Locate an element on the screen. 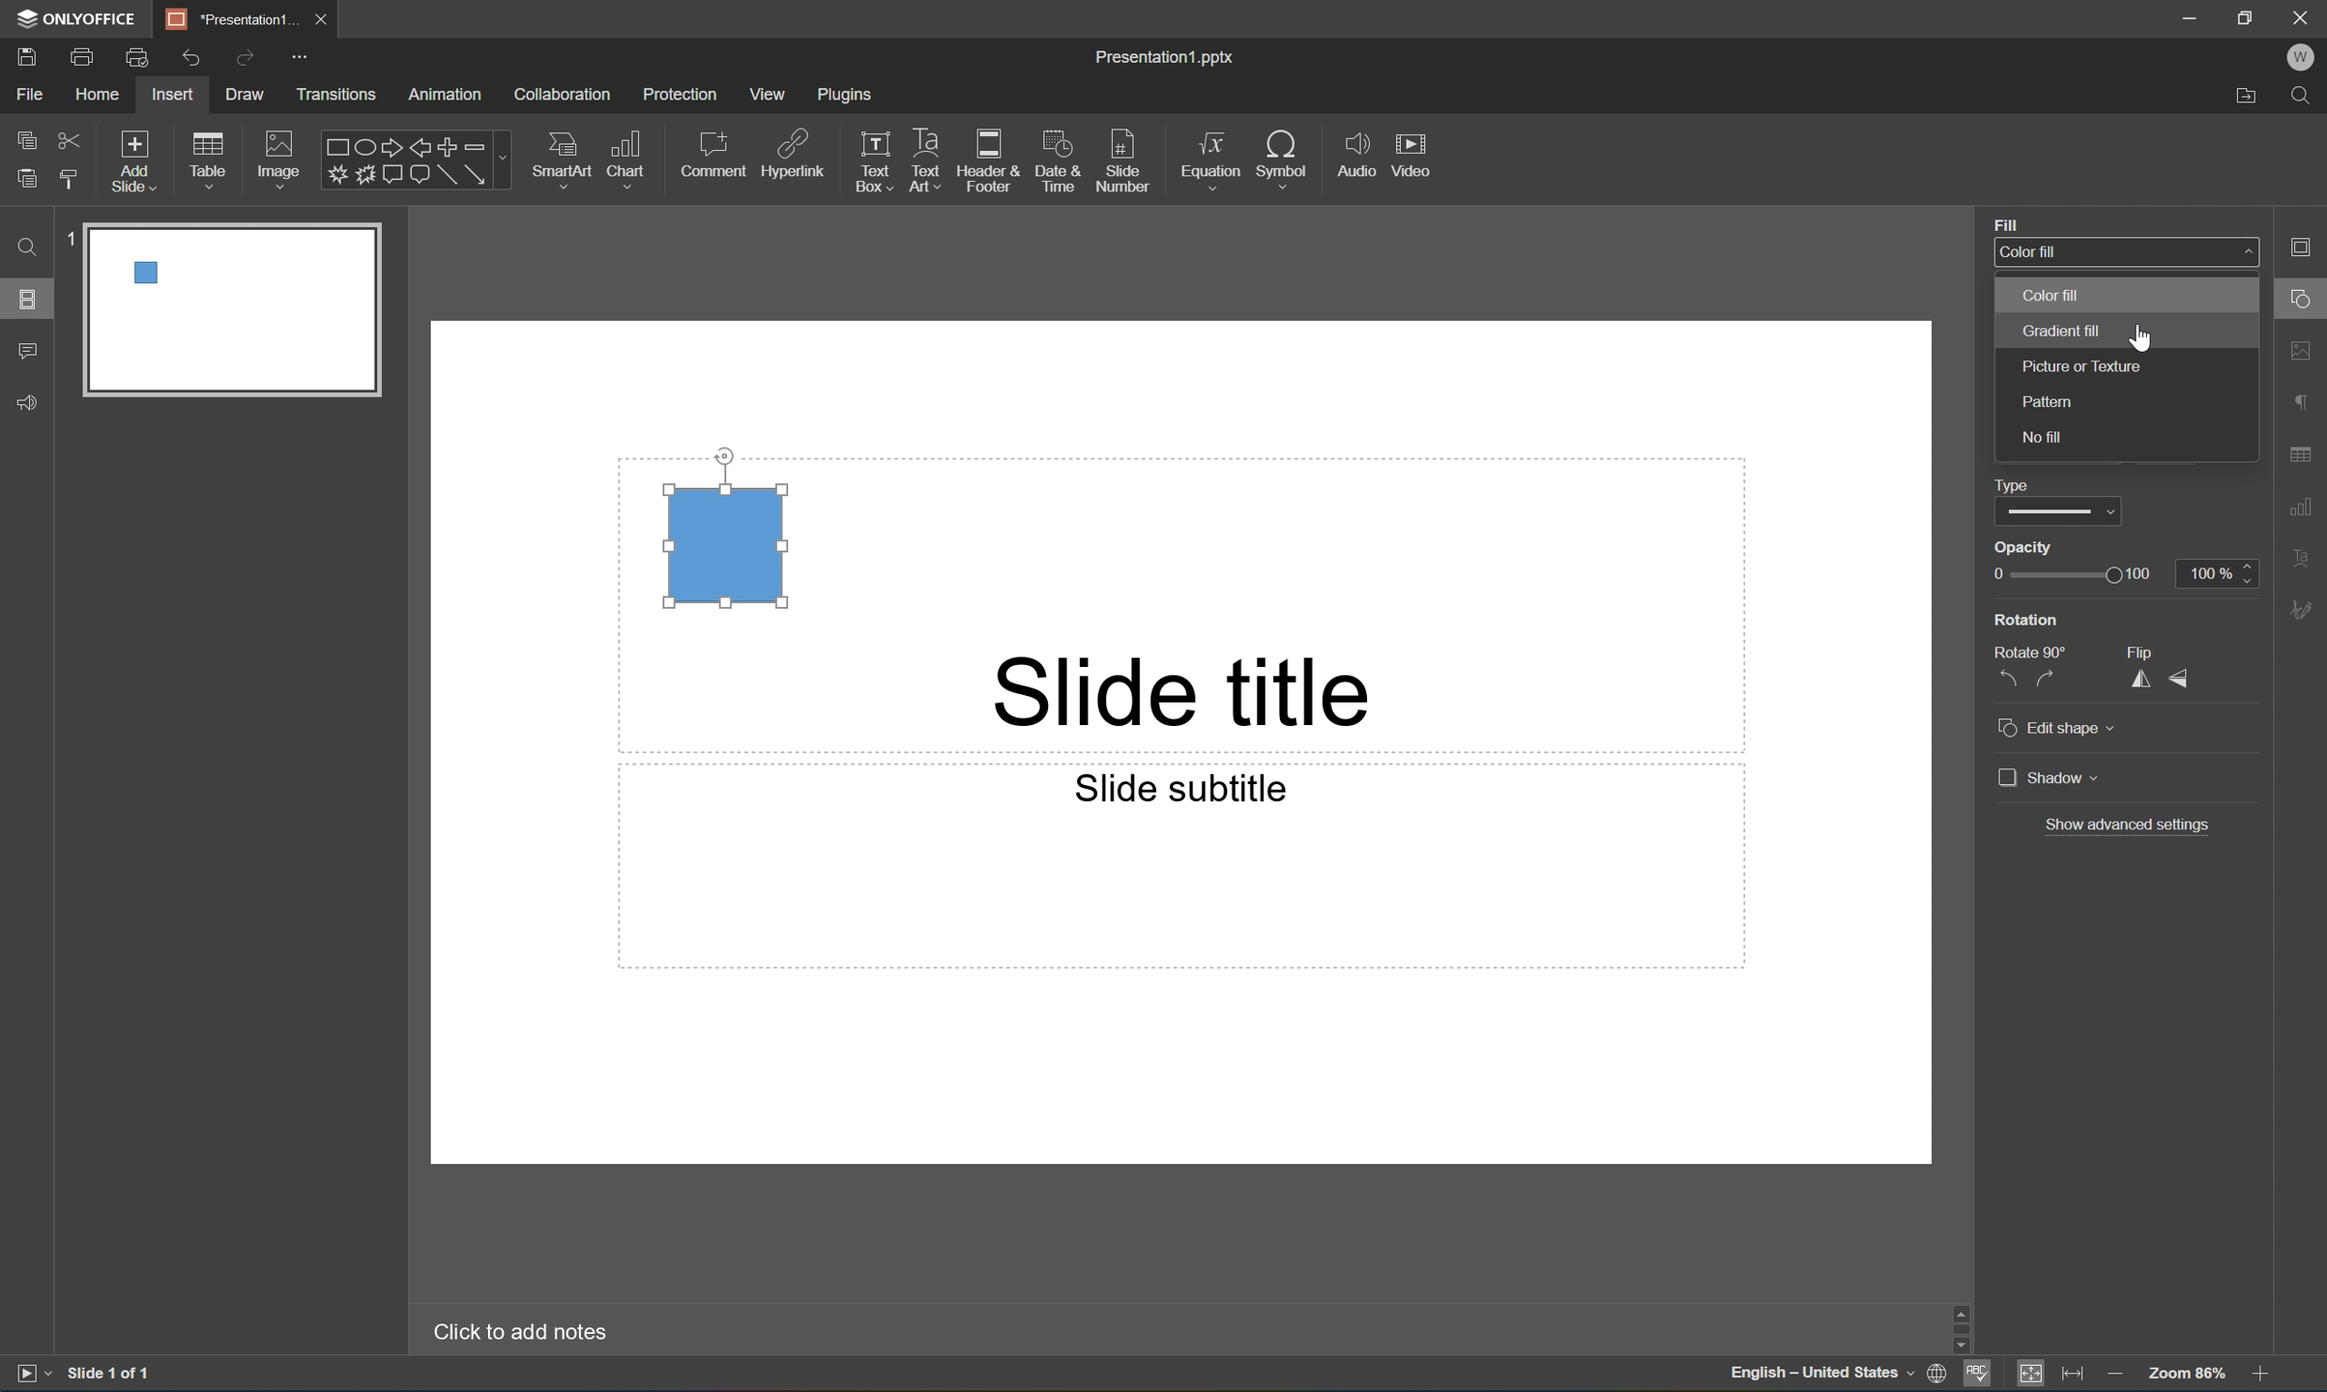   is located at coordinates (418, 176).